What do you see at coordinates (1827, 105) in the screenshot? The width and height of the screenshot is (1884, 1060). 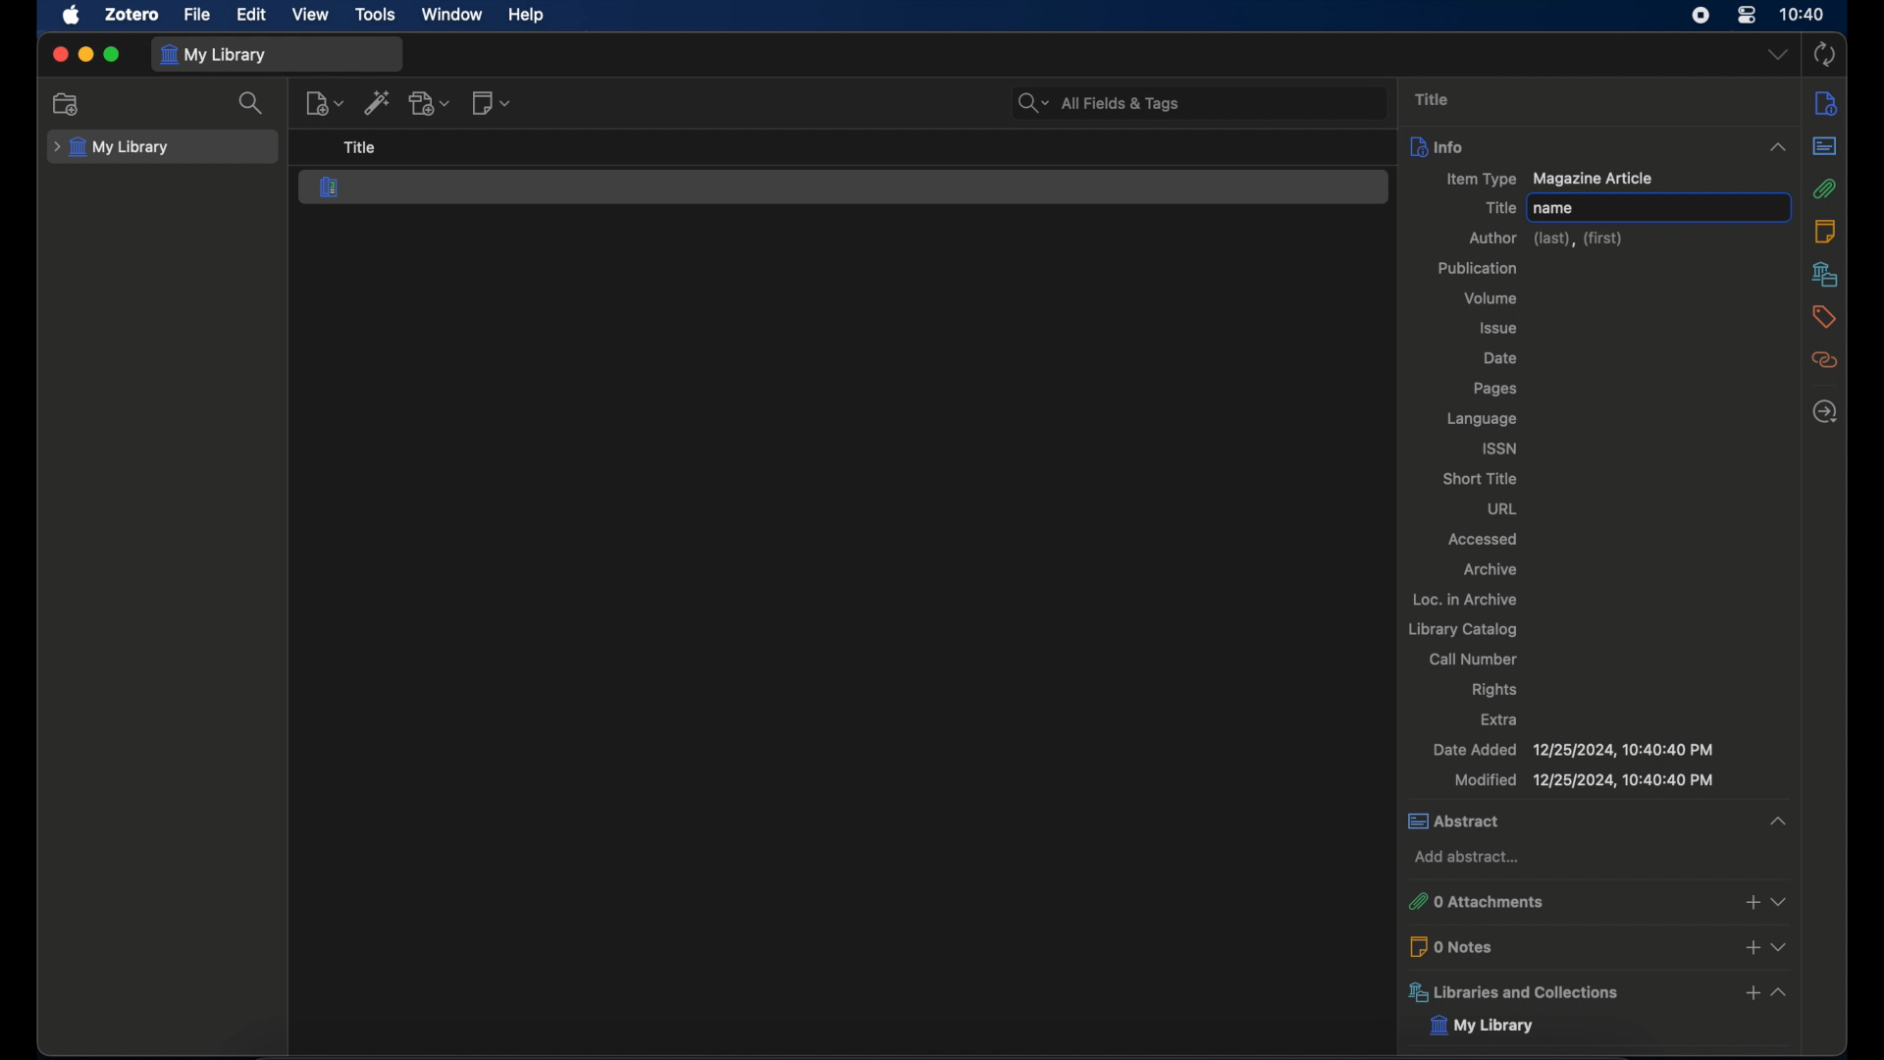 I see `info` at bounding box center [1827, 105].